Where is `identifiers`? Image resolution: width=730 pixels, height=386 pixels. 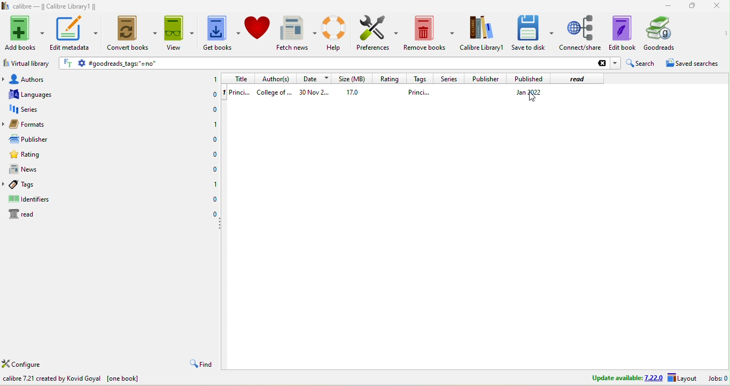 identifiers is located at coordinates (30, 199).